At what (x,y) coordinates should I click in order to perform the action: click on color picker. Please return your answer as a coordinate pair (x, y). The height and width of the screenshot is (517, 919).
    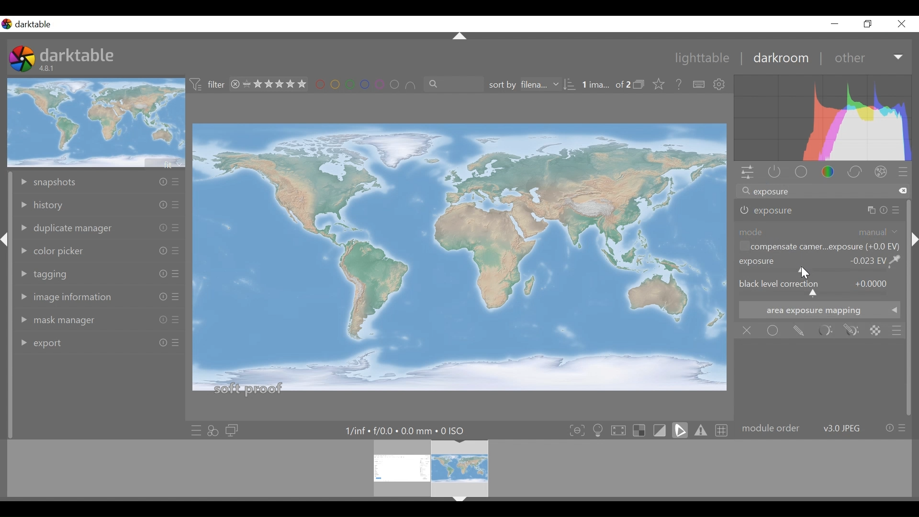
    Looking at the image, I should click on (57, 249).